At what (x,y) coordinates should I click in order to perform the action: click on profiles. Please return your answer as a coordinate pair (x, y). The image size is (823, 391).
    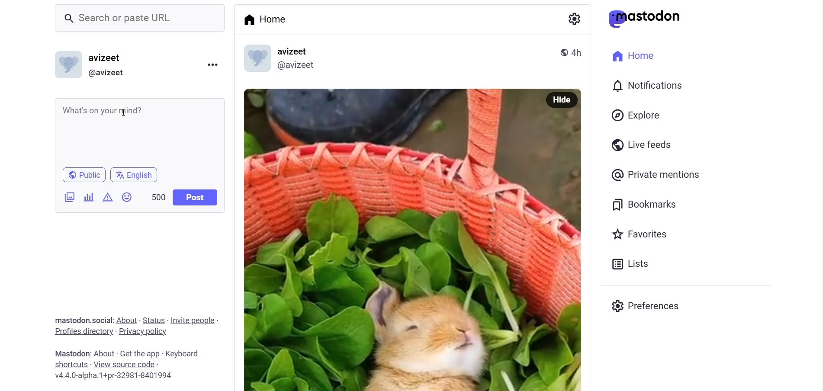
    Looking at the image, I should click on (78, 333).